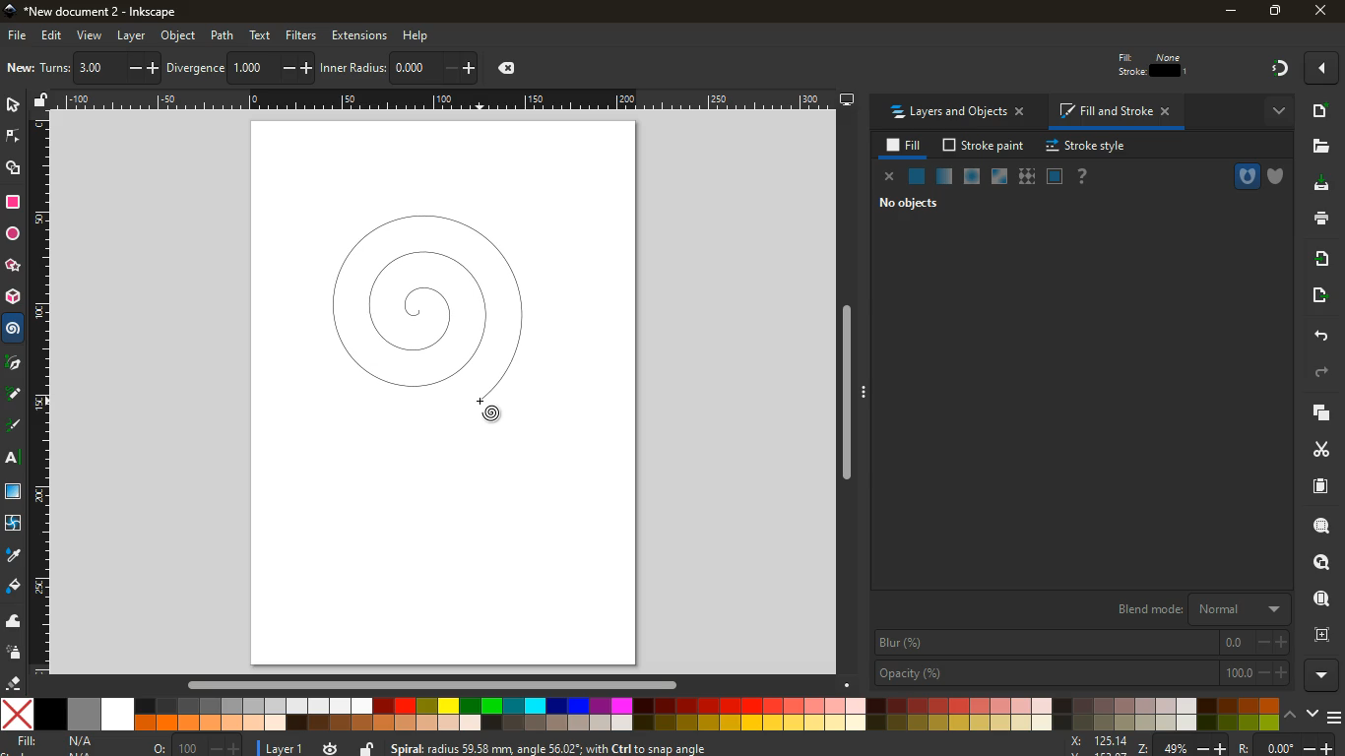  What do you see at coordinates (59, 743) in the screenshot?
I see `fill` at bounding box center [59, 743].